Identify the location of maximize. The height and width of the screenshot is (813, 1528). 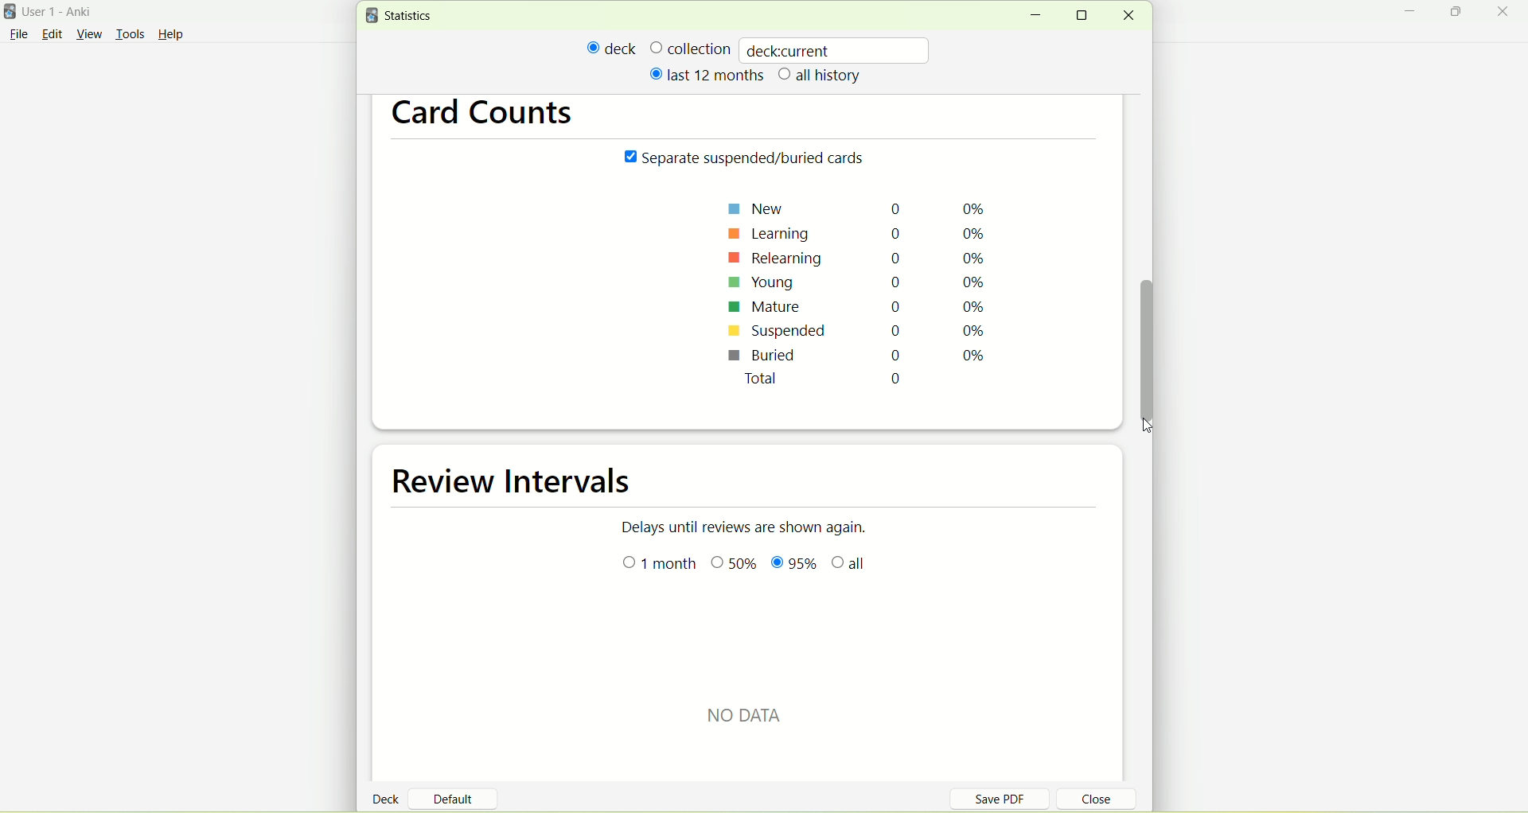
(1087, 15).